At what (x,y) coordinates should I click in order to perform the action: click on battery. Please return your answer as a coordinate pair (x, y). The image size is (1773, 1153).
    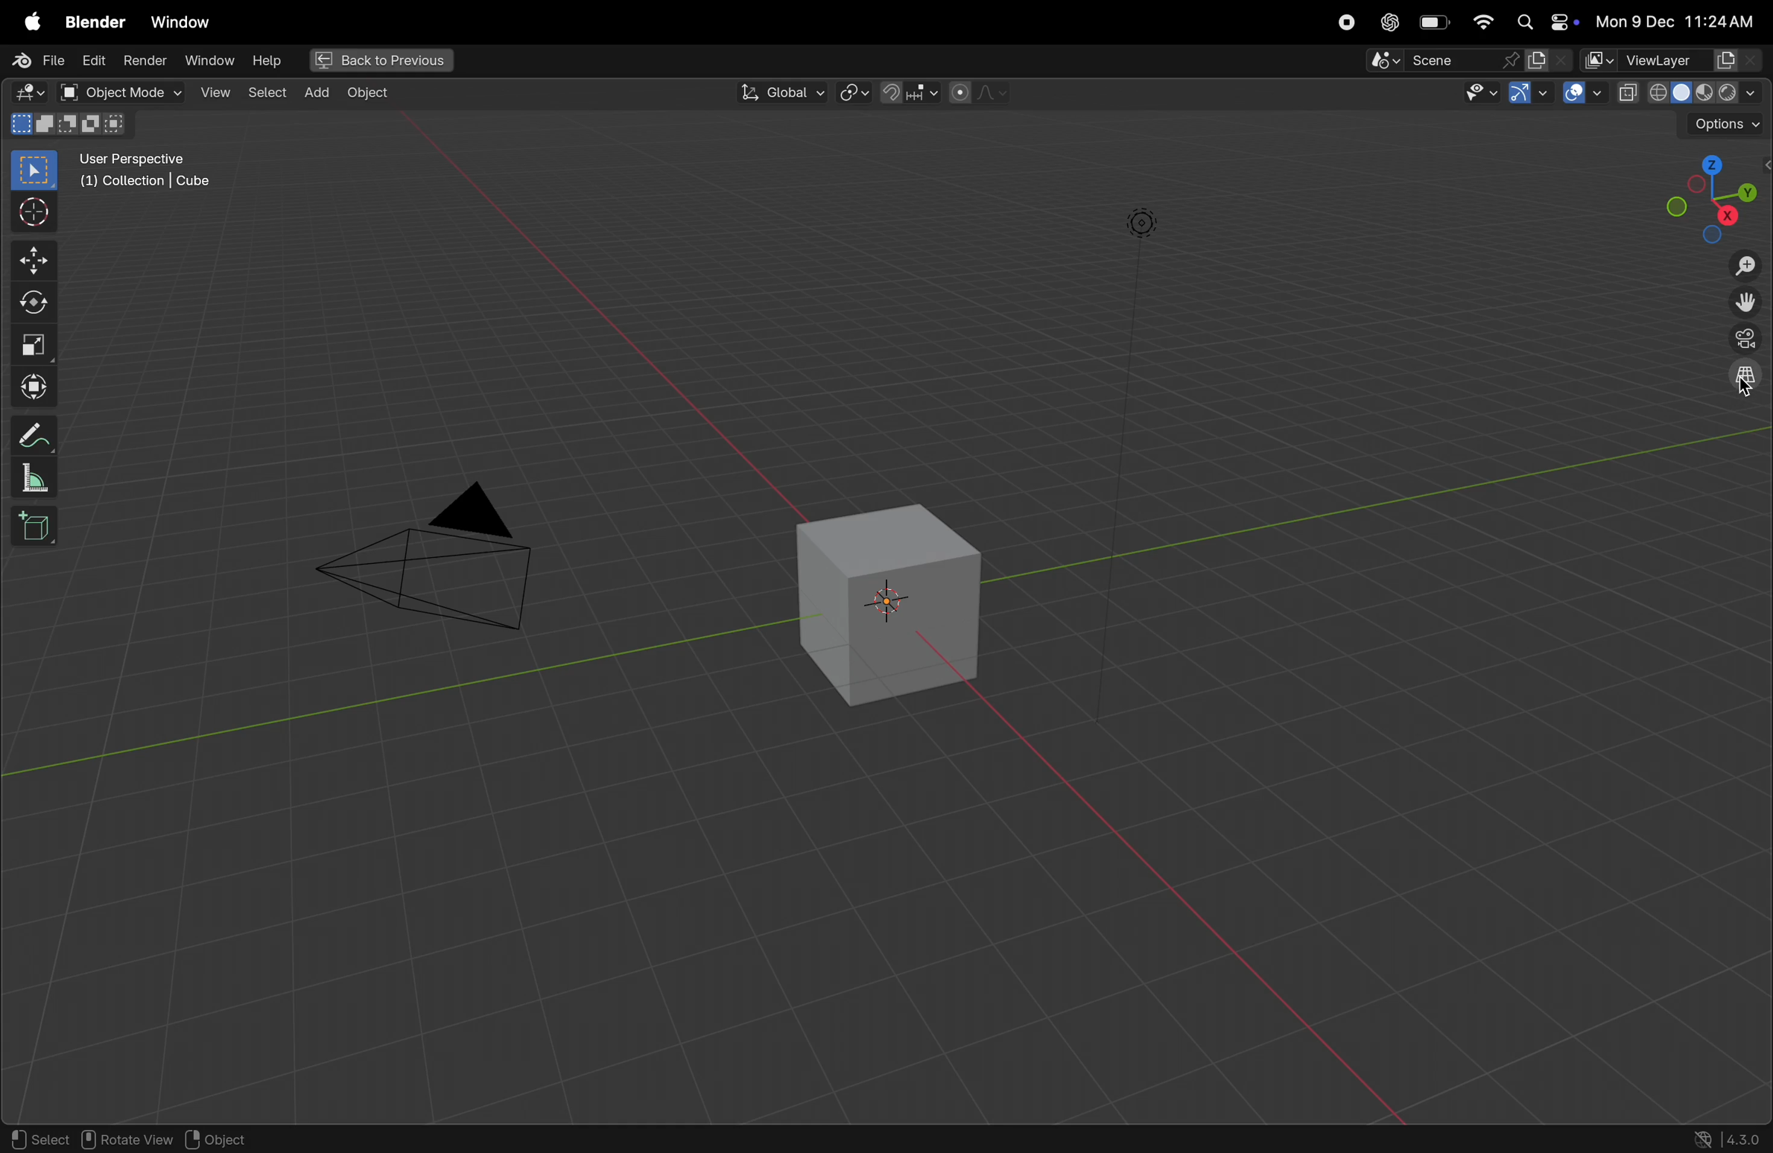
    Looking at the image, I should click on (1436, 22).